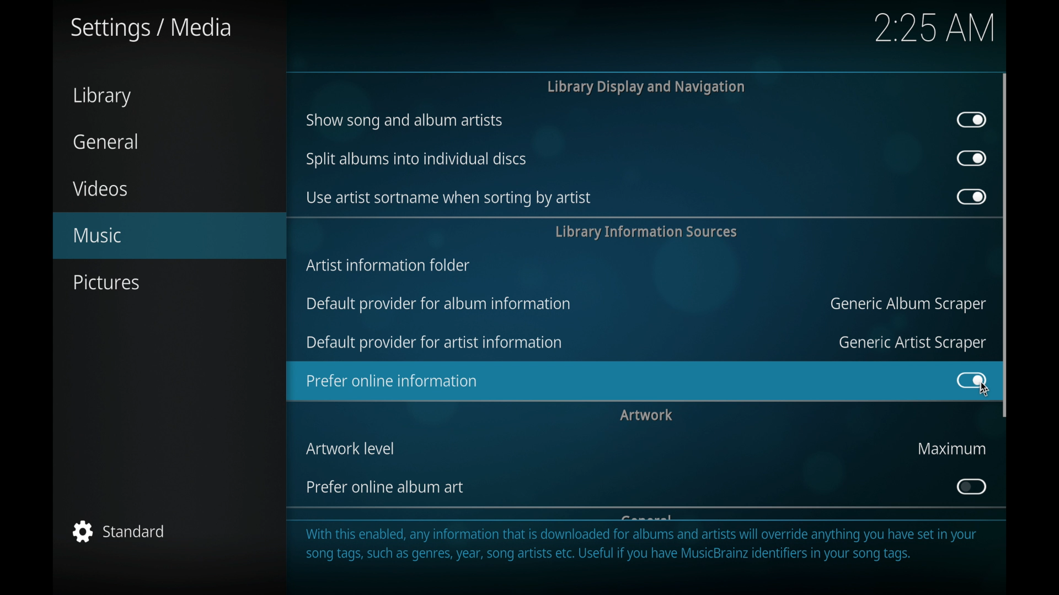  I want to click on library, so click(103, 96).